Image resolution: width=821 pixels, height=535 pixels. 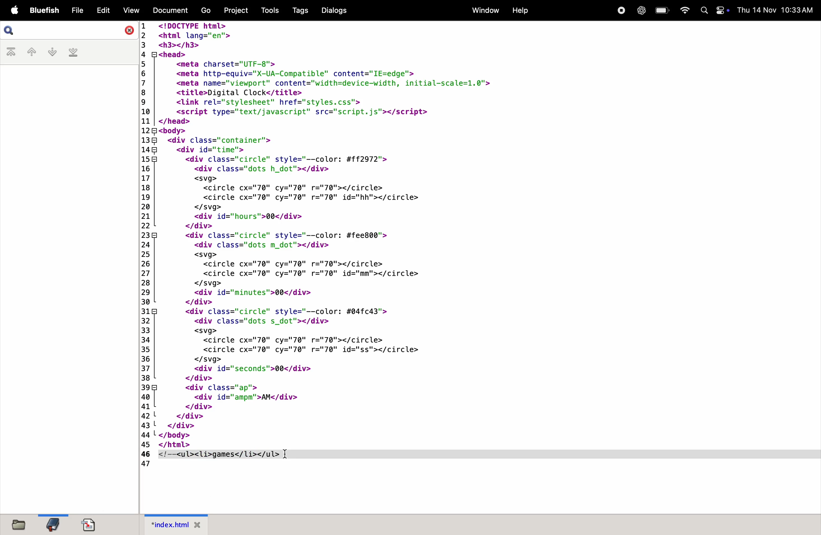 I want to click on window, so click(x=484, y=11).